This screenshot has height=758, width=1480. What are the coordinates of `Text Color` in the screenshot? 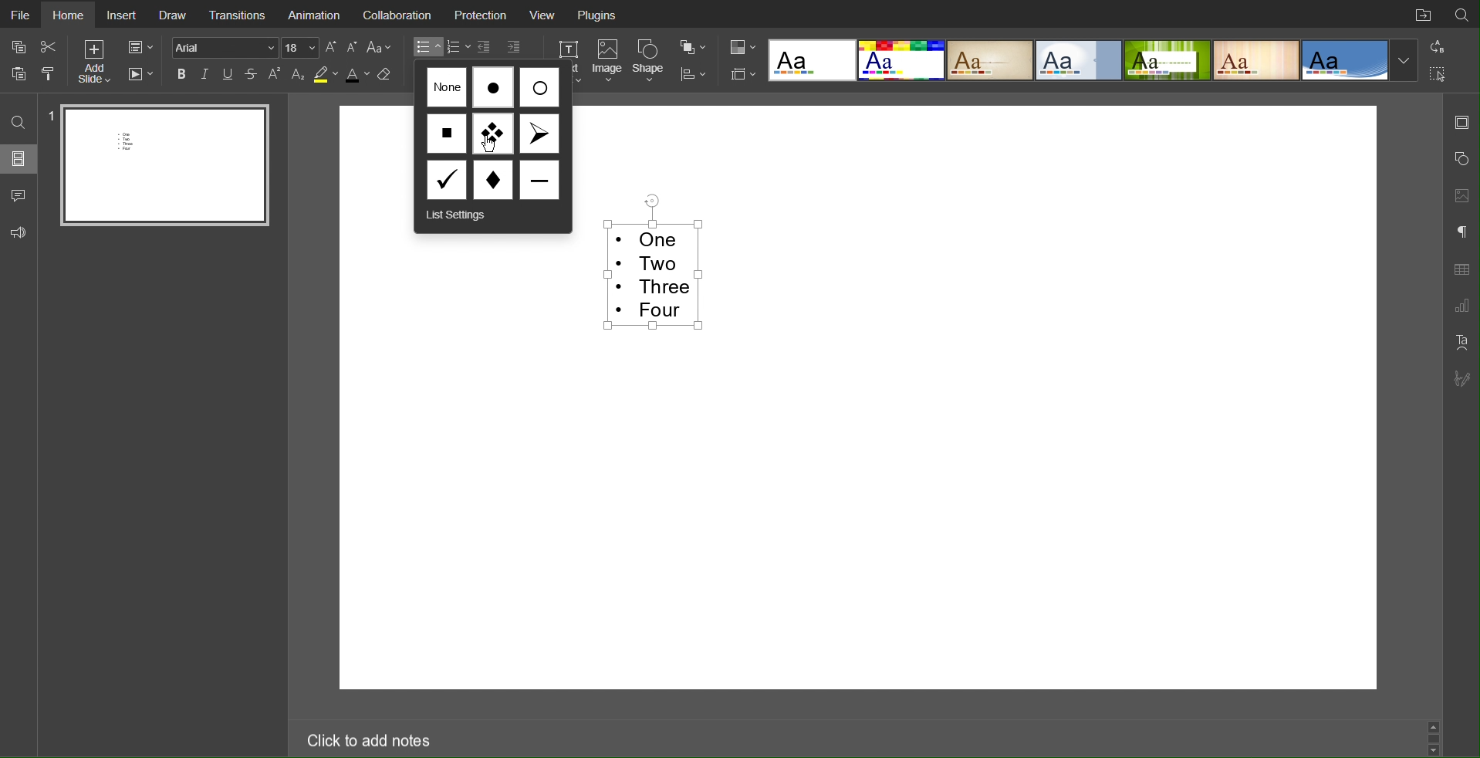 It's located at (358, 74).